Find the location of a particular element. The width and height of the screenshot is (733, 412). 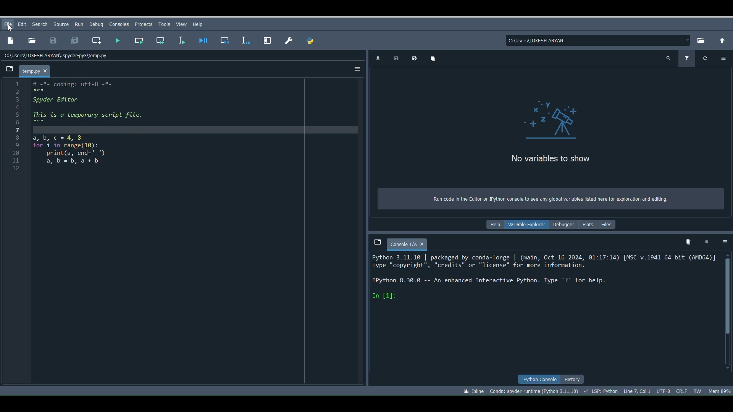

Options is located at coordinates (721, 240).